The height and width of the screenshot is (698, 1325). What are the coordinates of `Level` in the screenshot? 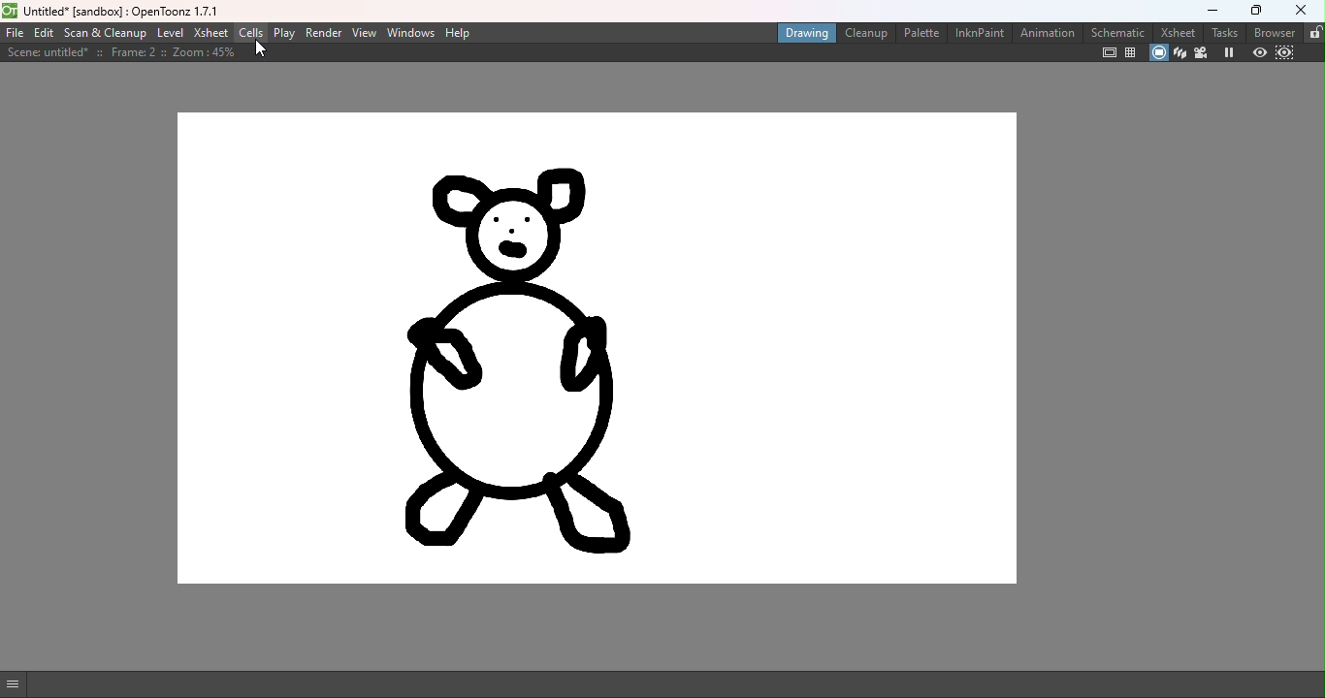 It's located at (170, 33).